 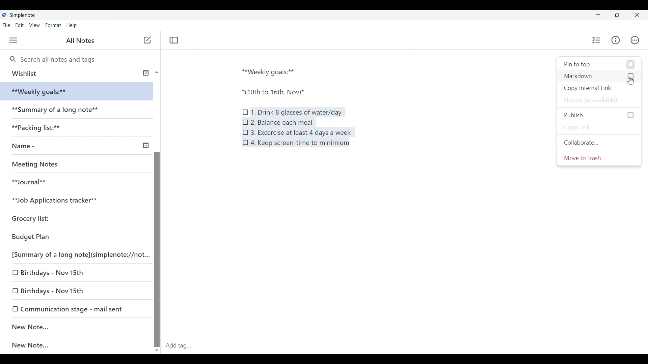 I want to click on Communication stage - mail sent, so click(x=77, y=309).